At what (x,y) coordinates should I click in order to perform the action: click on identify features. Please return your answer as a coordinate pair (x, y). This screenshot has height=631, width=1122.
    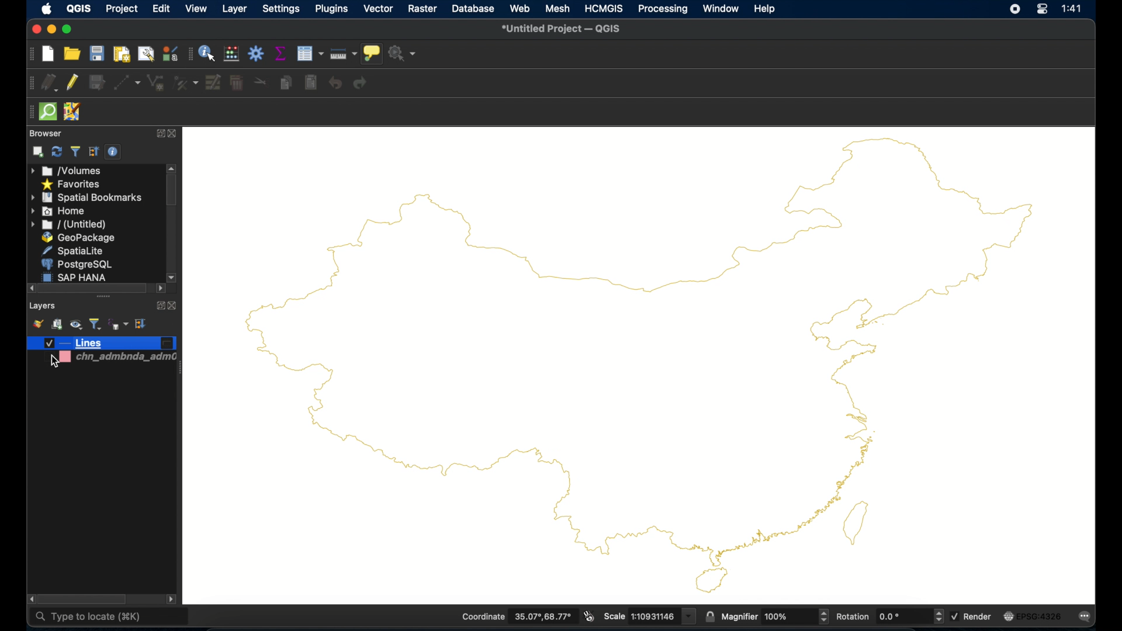
    Looking at the image, I should click on (207, 53).